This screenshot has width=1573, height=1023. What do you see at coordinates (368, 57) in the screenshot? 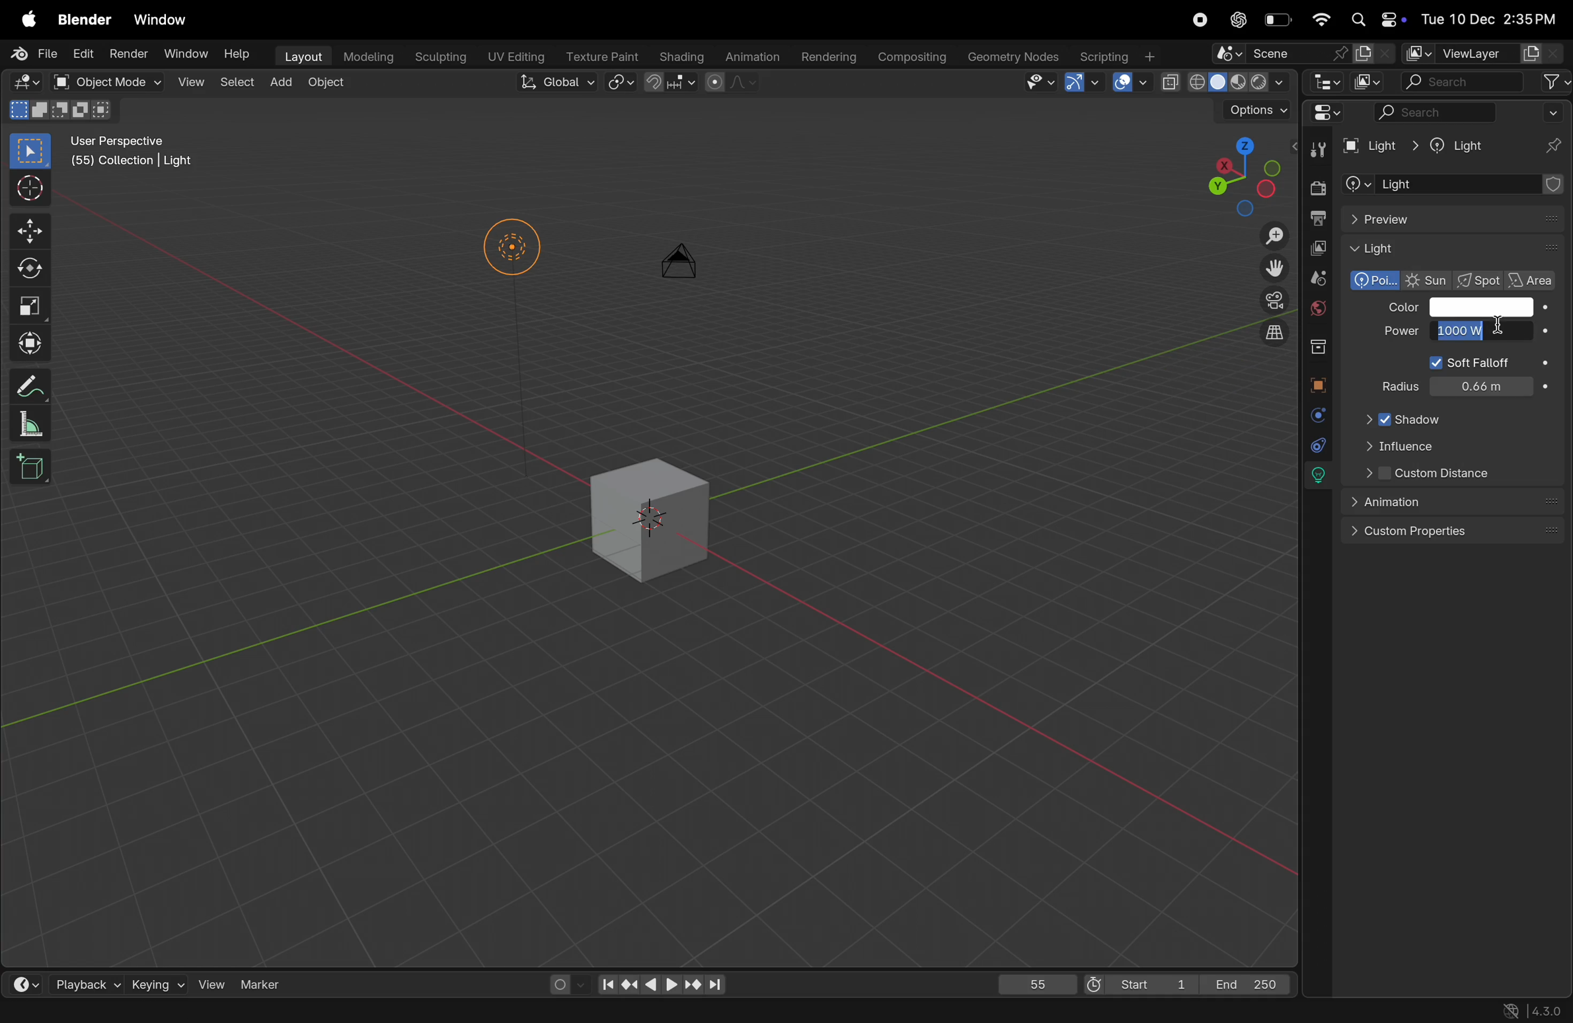
I see `modelling` at bounding box center [368, 57].